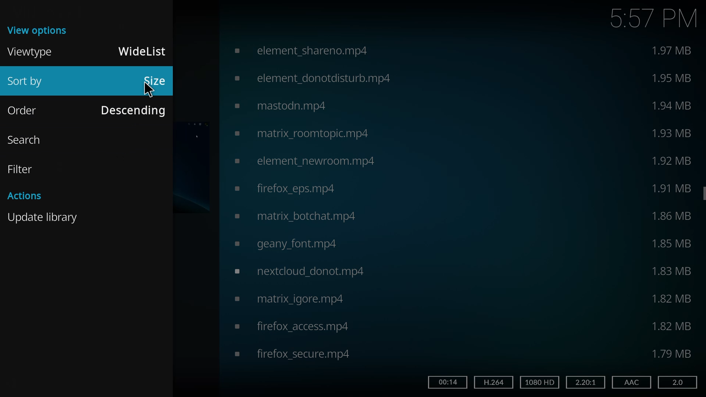  I want to click on video, so click(298, 215).